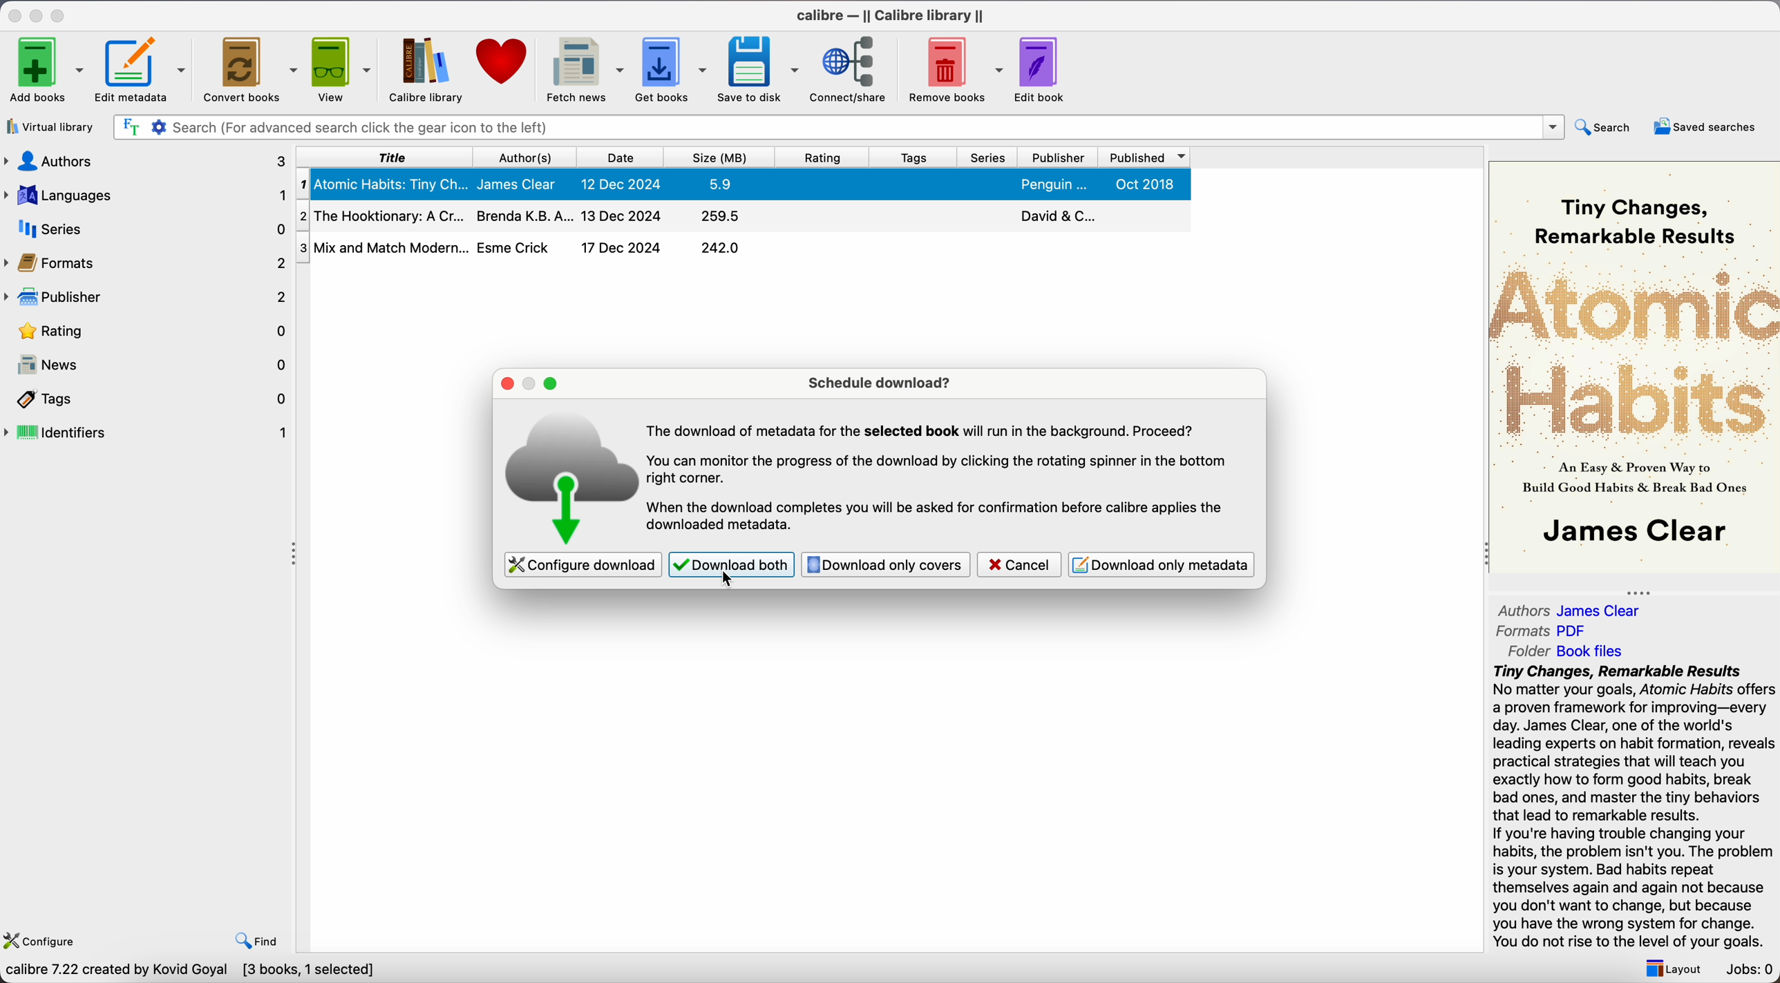 This screenshot has width=1780, height=983. I want to click on layout, so click(1672, 969).